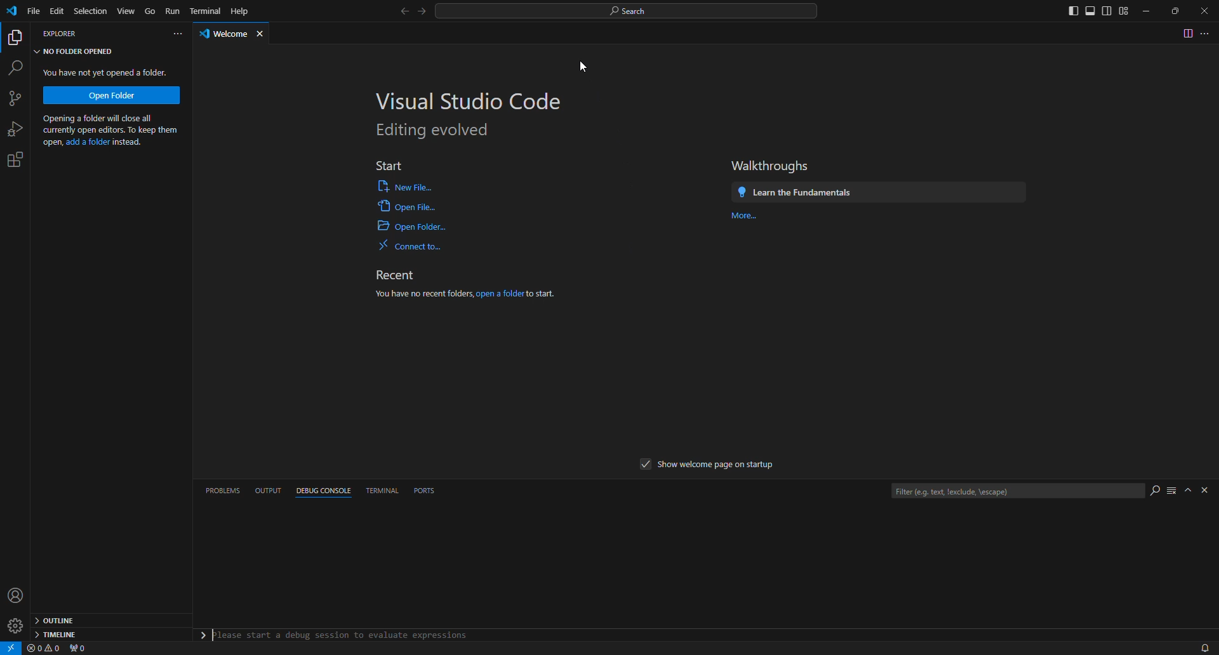 This screenshot has width=1219, height=655. What do you see at coordinates (15, 625) in the screenshot?
I see `settings` at bounding box center [15, 625].